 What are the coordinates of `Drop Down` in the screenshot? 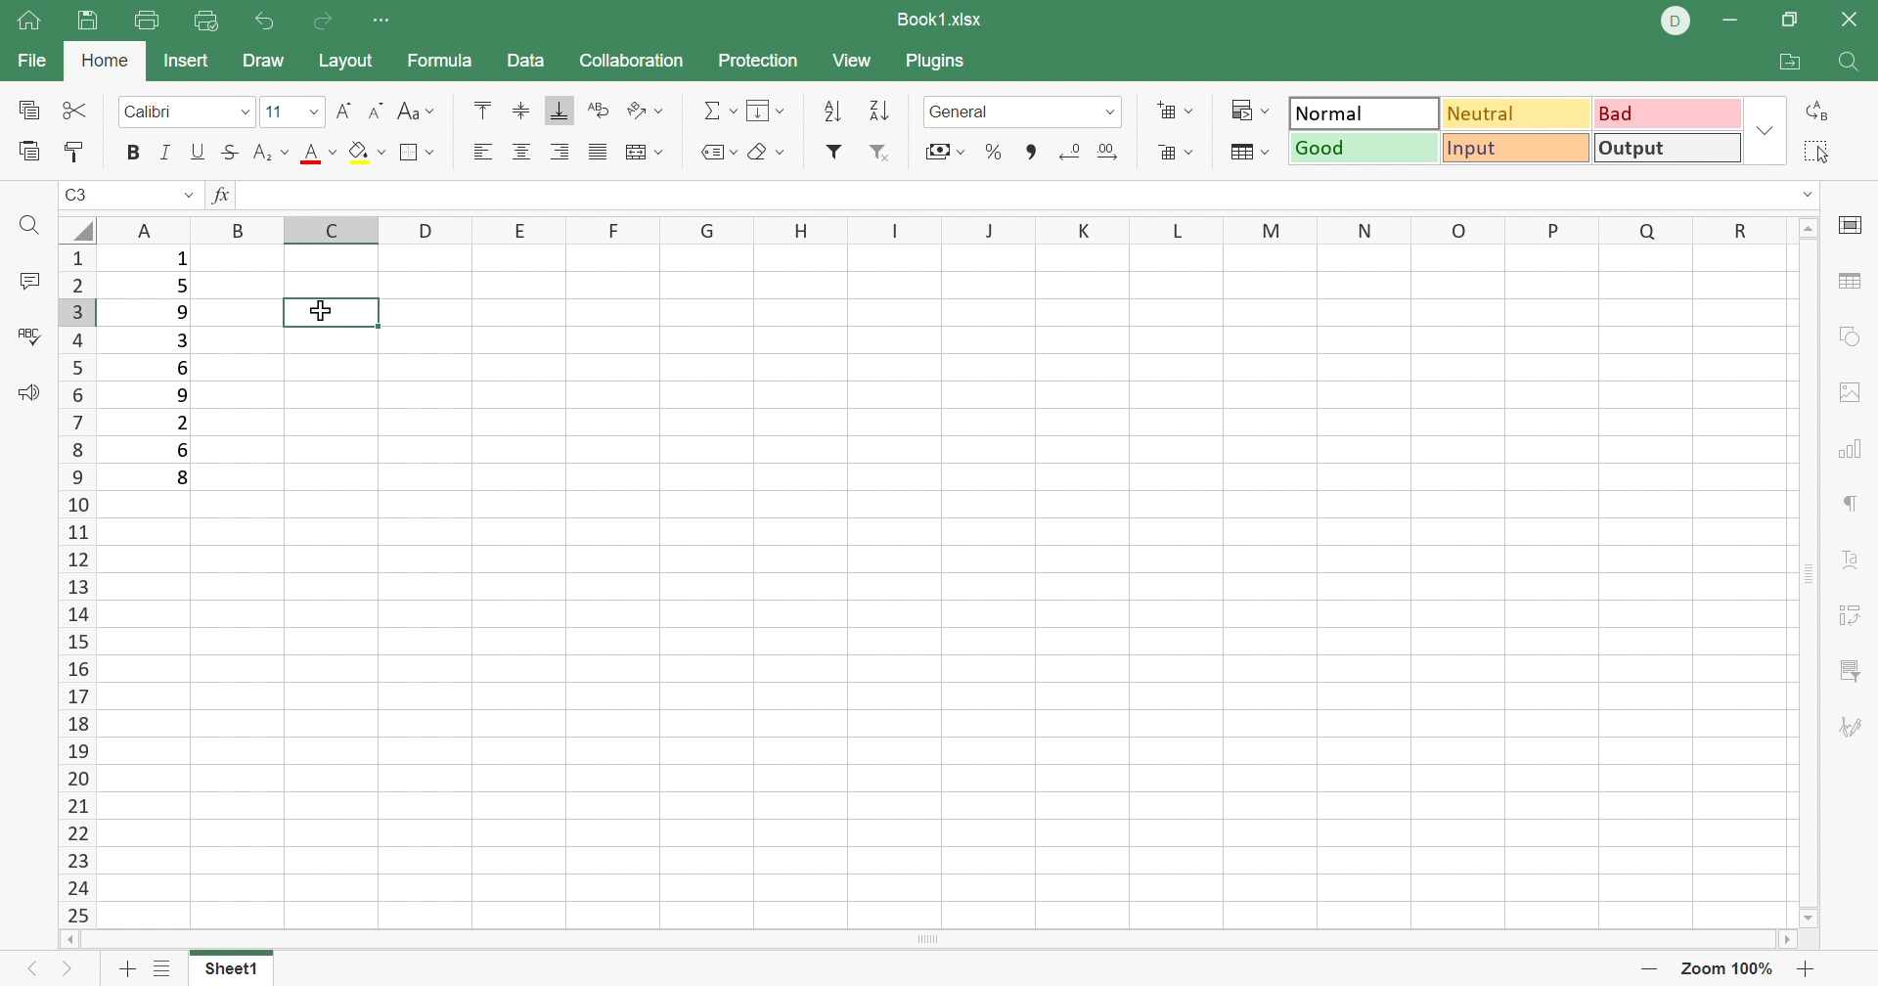 It's located at (187, 195).